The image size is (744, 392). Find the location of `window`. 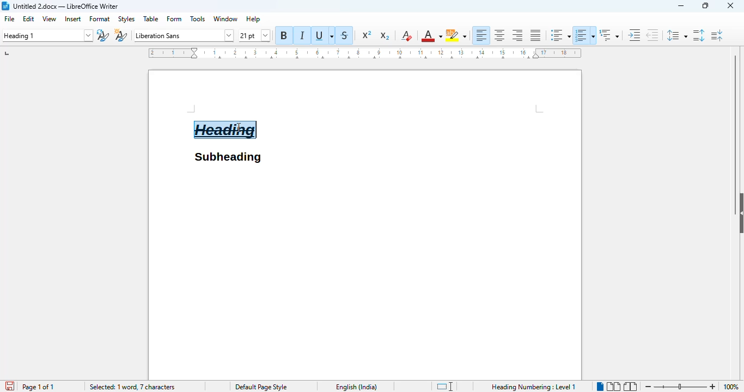

window is located at coordinates (225, 19).